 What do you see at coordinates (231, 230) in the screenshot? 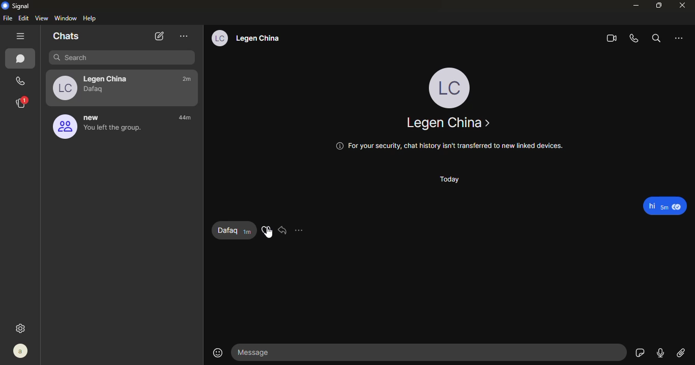
I see `reply - Dafaq 1m` at bounding box center [231, 230].